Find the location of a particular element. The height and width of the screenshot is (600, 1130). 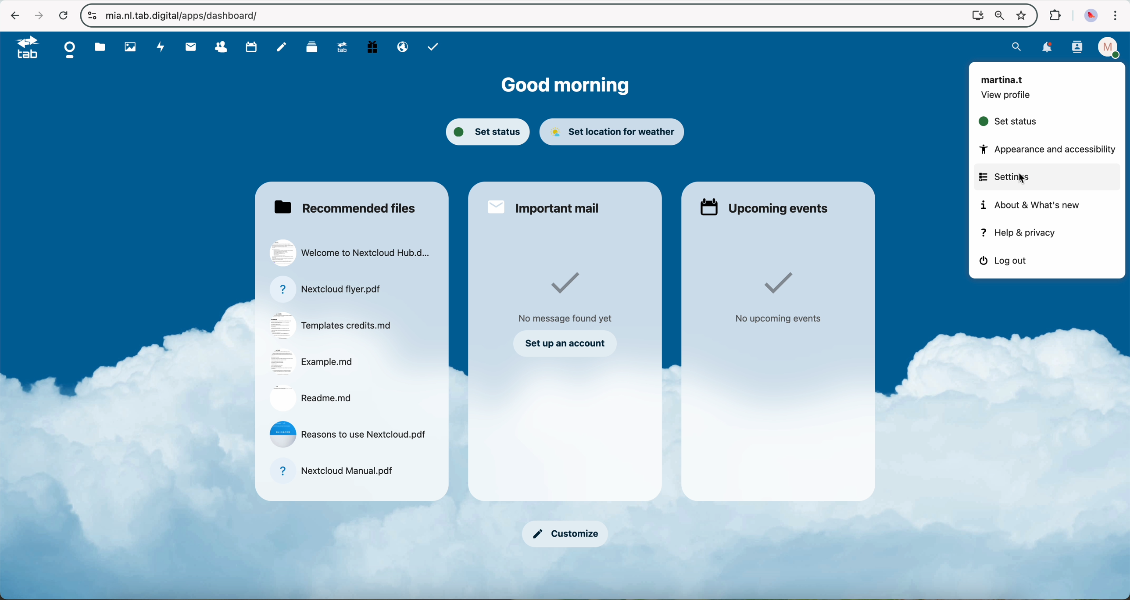

free trial PC is located at coordinates (374, 48).